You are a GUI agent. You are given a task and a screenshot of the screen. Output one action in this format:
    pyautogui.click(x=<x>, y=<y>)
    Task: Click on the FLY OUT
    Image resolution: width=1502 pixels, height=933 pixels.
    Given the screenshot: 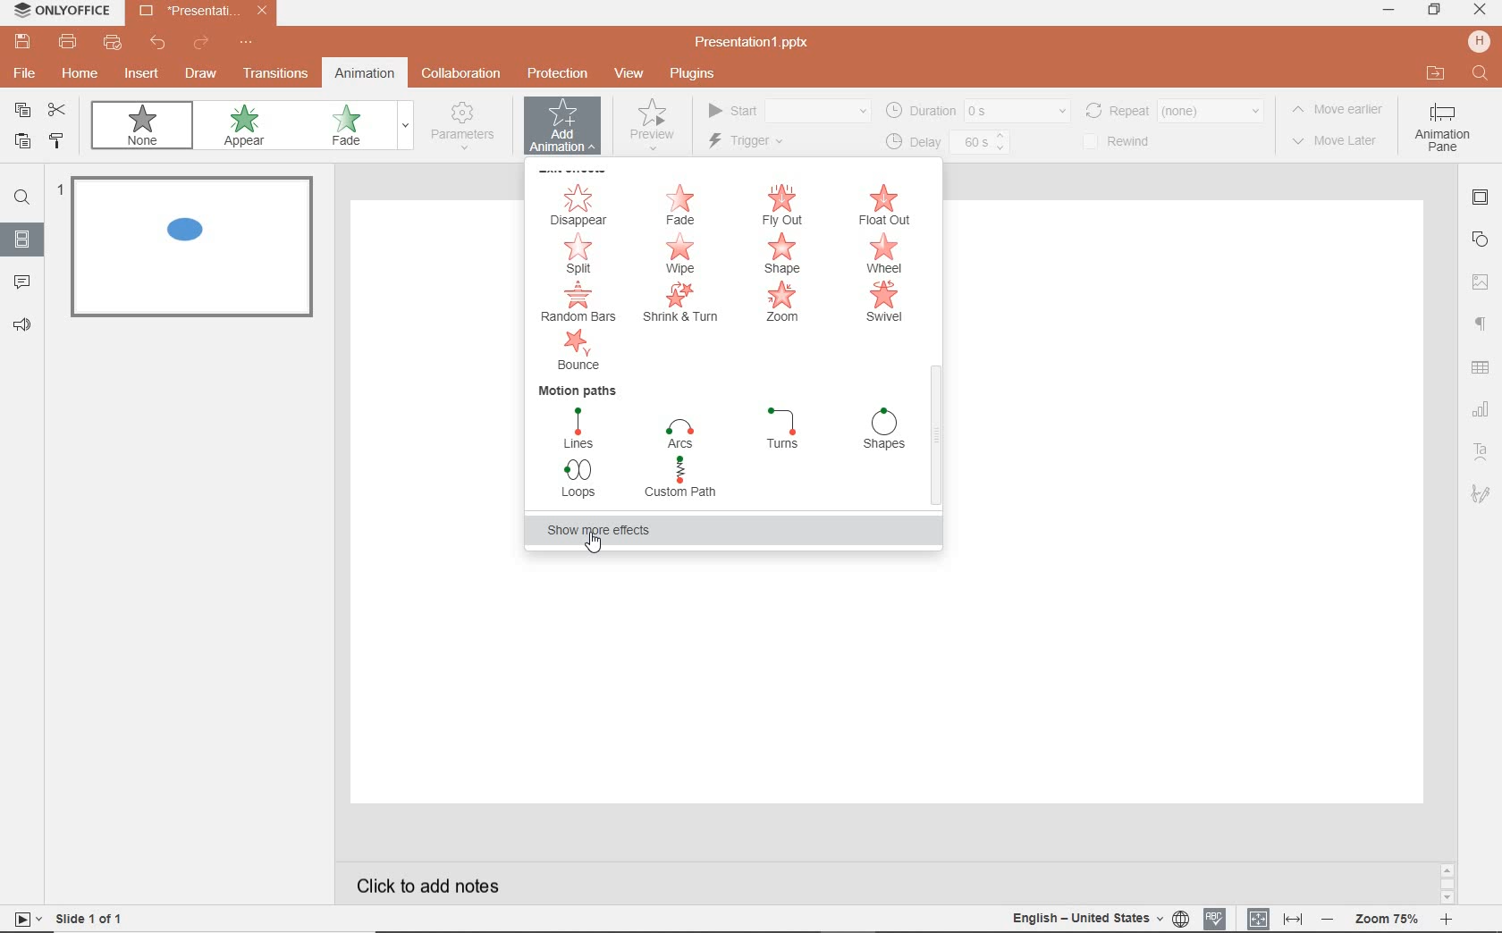 What is the action you would take?
    pyautogui.click(x=785, y=206)
    